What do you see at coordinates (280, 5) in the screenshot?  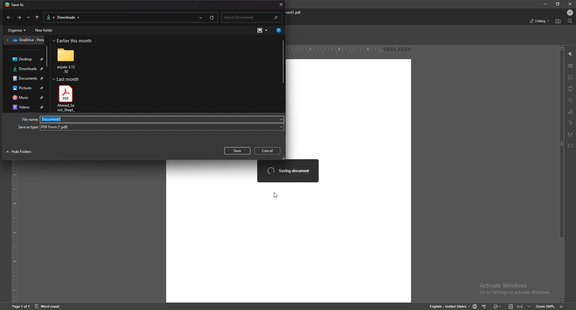 I see `close` at bounding box center [280, 5].